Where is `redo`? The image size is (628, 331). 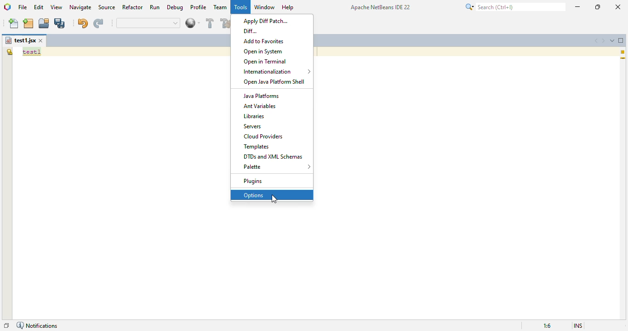 redo is located at coordinates (98, 23).